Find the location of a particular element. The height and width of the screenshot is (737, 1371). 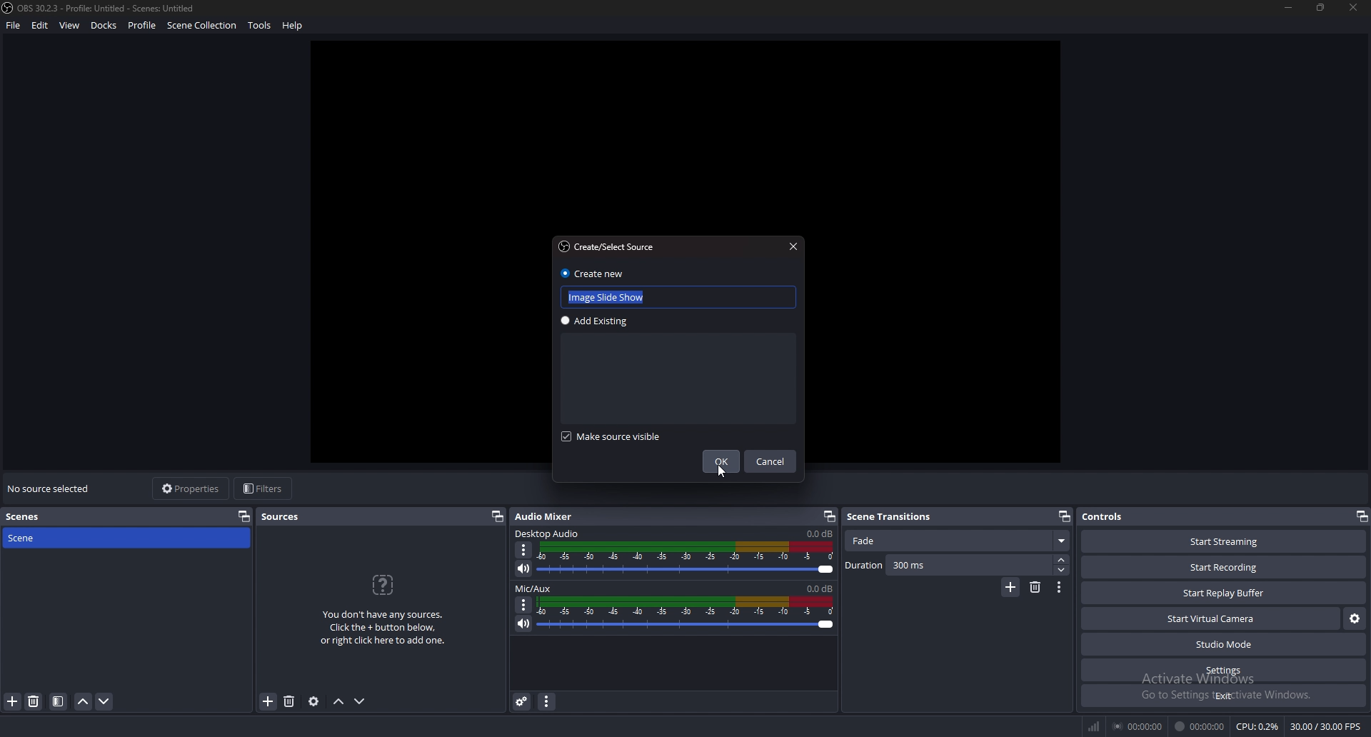

pop out is located at coordinates (827, 517).